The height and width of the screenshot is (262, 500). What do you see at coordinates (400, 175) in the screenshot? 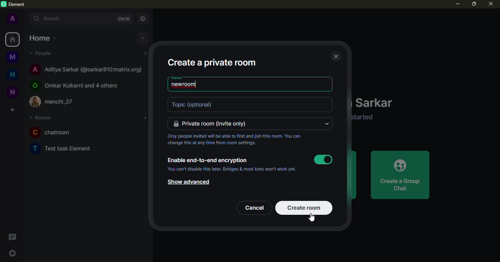
I see `create a group chat` at bounding box center [400, 175].